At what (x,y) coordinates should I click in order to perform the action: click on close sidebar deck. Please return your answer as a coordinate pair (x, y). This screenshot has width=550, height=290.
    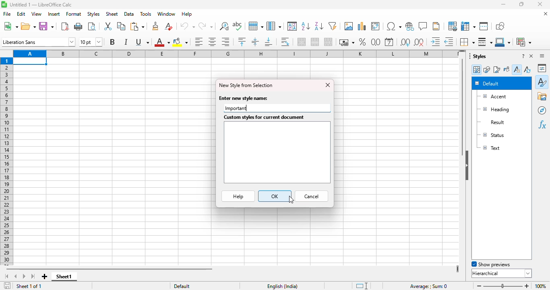
    Looking at the image, I should click on (531, 56).